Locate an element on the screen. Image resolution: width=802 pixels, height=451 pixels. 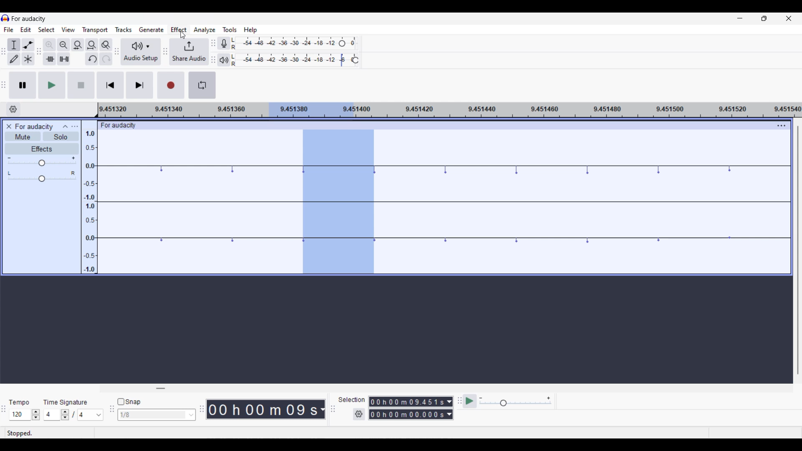
Enable looping is located at coordinates (202, 85).